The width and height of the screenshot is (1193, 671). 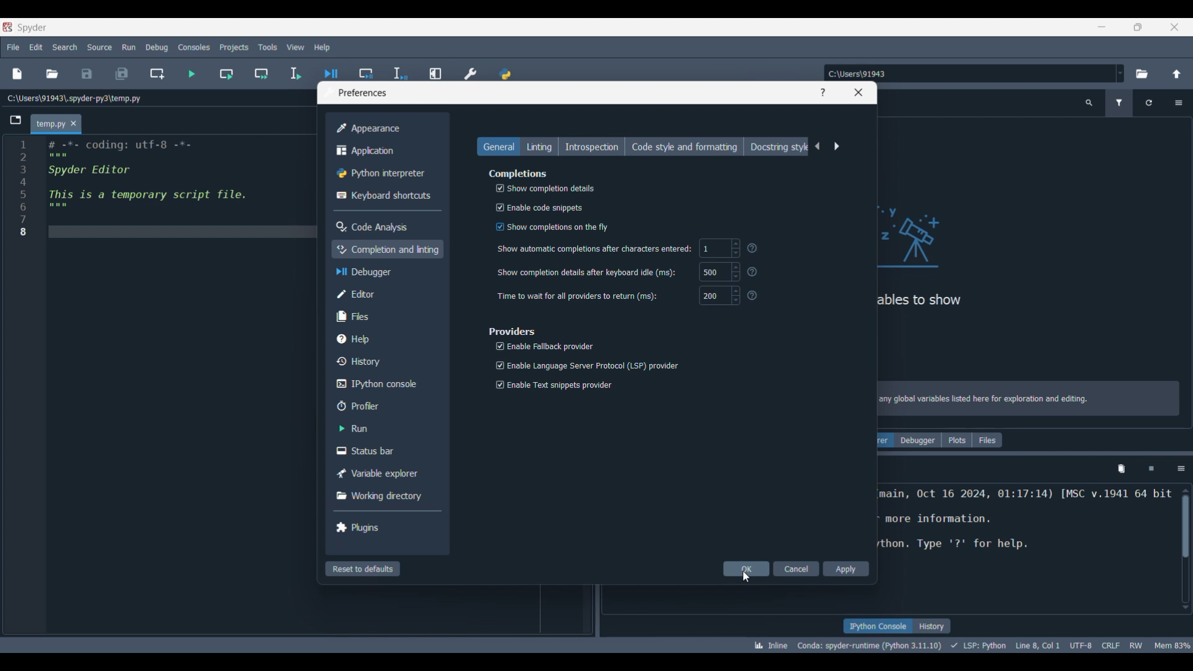 I want to click on History, so click(x=932, y=626).